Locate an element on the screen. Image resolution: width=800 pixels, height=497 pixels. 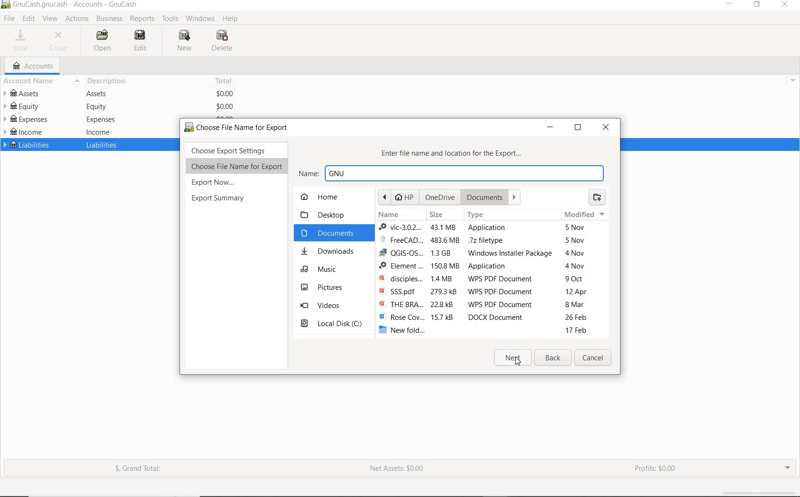
Next is located at coordinates (512, 358).